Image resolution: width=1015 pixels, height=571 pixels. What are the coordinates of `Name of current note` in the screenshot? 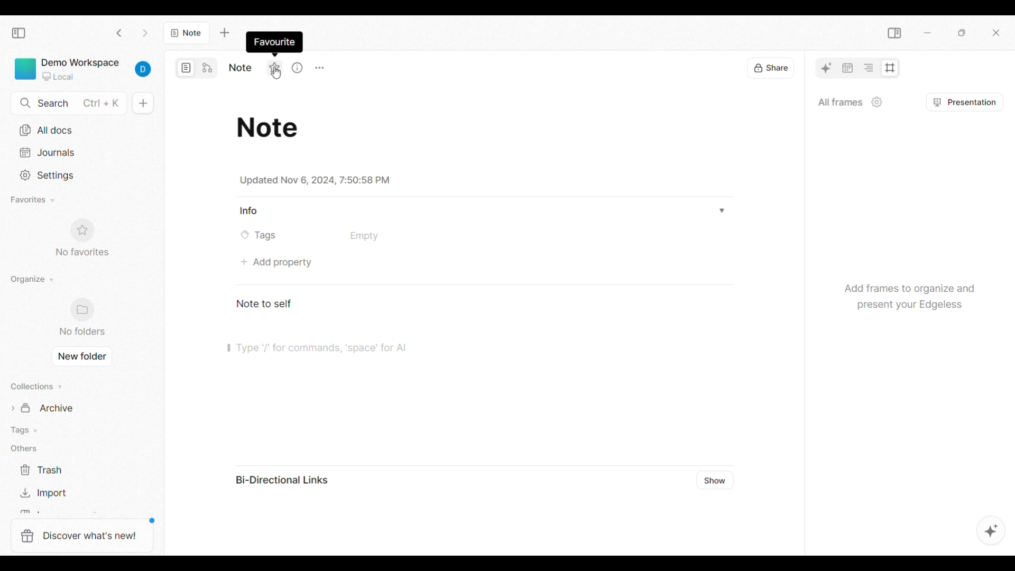 It's located at (241, 68).